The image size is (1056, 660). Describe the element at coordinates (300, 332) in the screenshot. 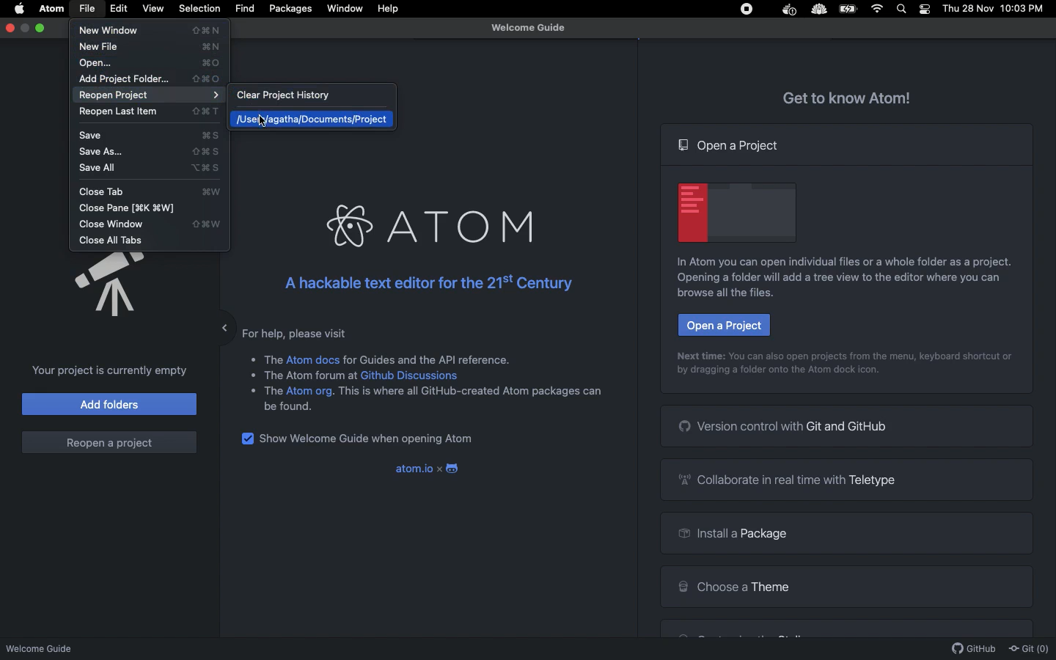

I see `Descriptive text` at that location.